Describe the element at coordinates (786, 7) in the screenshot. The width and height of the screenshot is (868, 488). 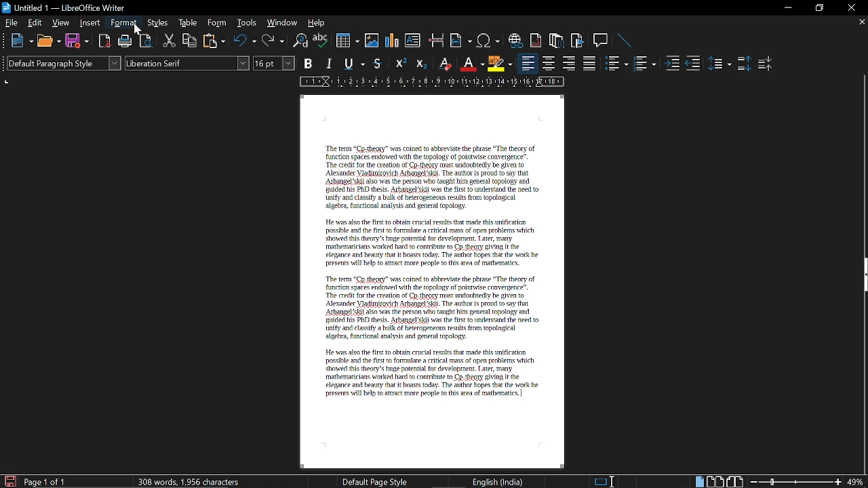
I see `Minimize` at that location.